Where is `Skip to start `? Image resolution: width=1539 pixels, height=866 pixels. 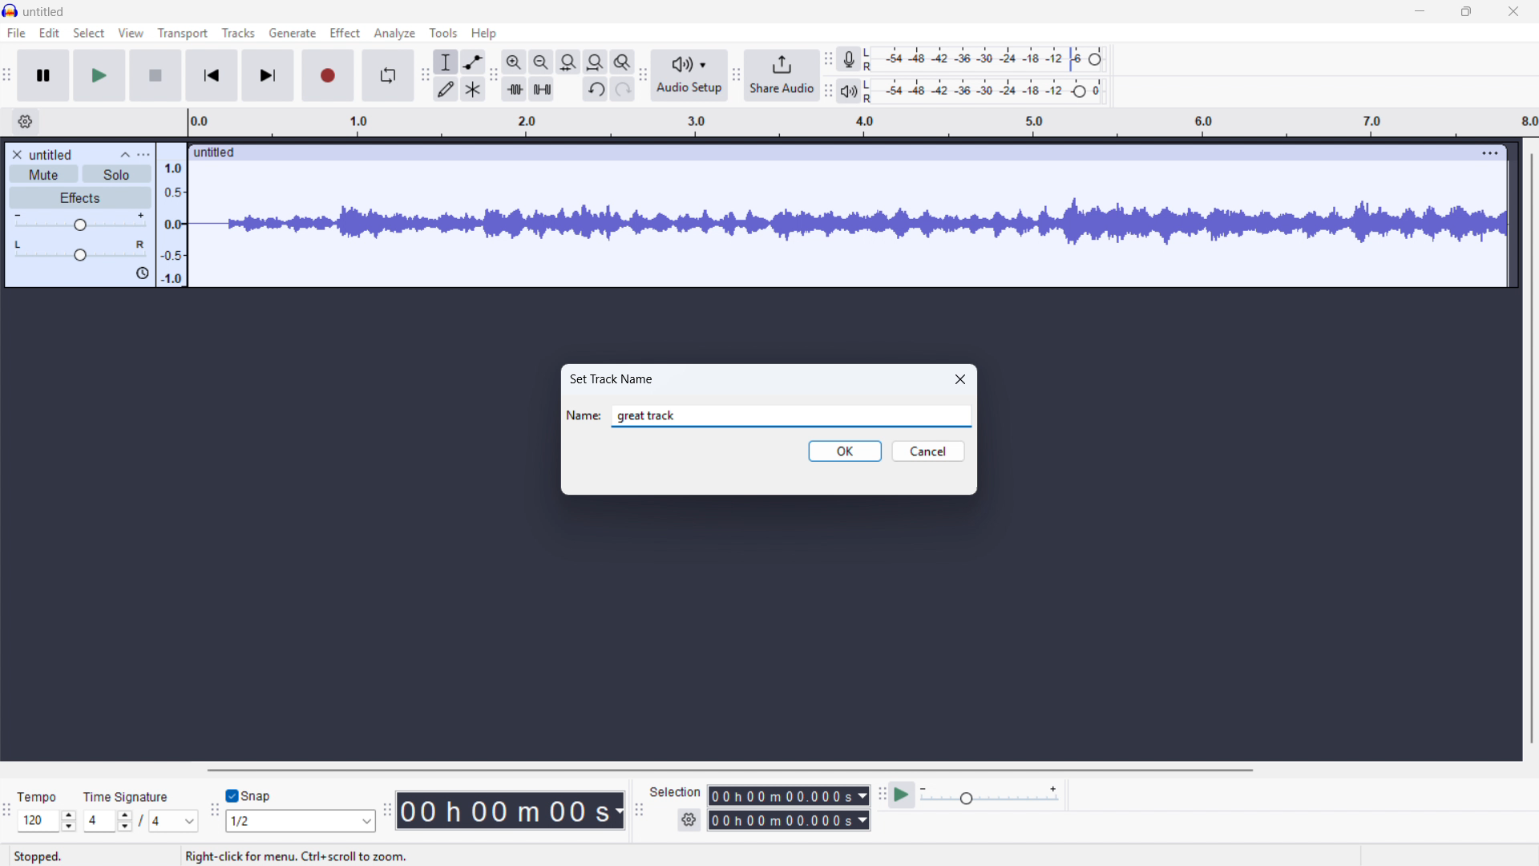
Skip to start  is located at coordinates (211, 76).